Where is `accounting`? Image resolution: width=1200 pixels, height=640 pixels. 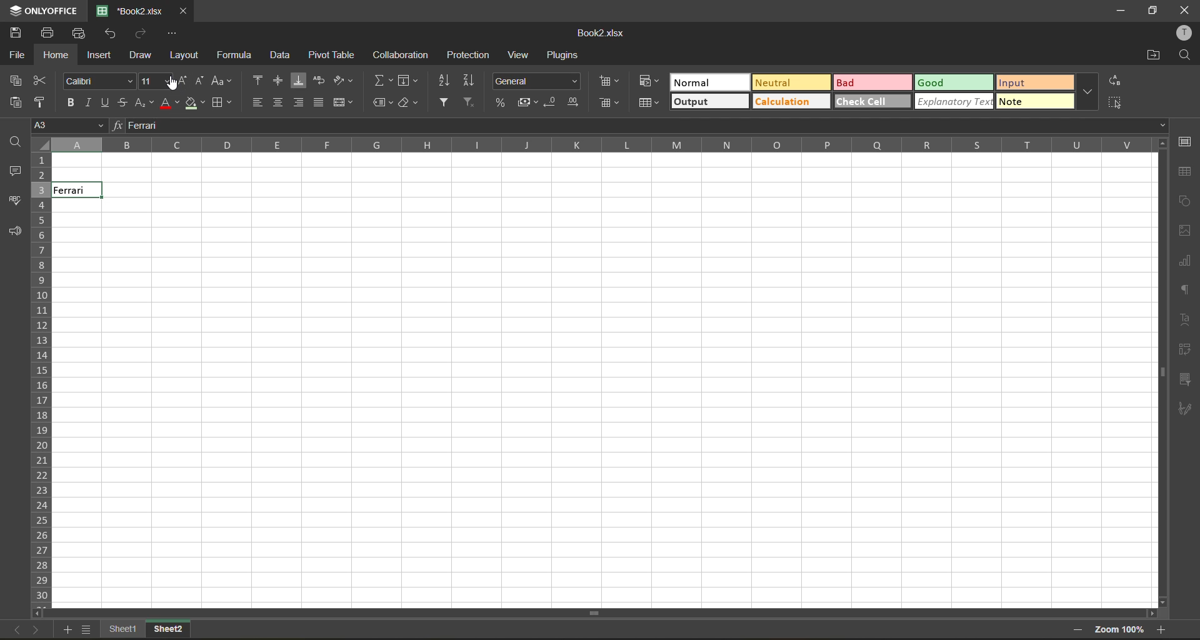 accounting is located at coordinates (524, 101).